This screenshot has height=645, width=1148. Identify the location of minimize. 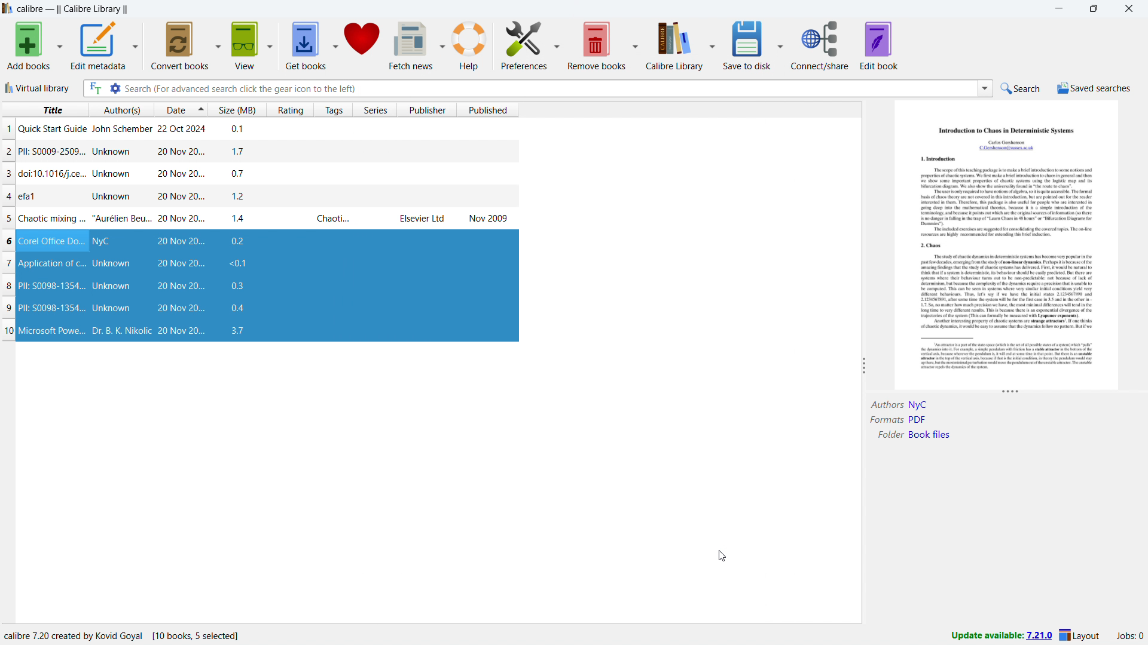
(1058, 8).